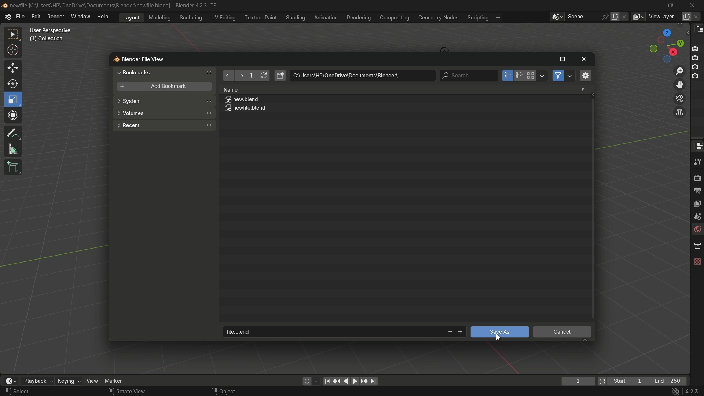 The image size is (704, 396). What do you see at coordinates (449, 333) in the screenshot?
I see `decrement number in file name` at bounding box center [449, 333].